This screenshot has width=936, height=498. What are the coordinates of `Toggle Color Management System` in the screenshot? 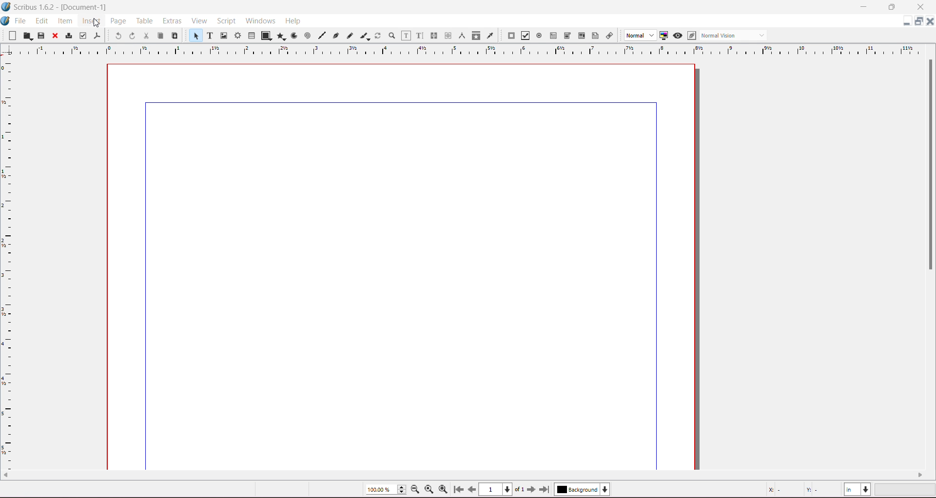 It's located at (663, 36).